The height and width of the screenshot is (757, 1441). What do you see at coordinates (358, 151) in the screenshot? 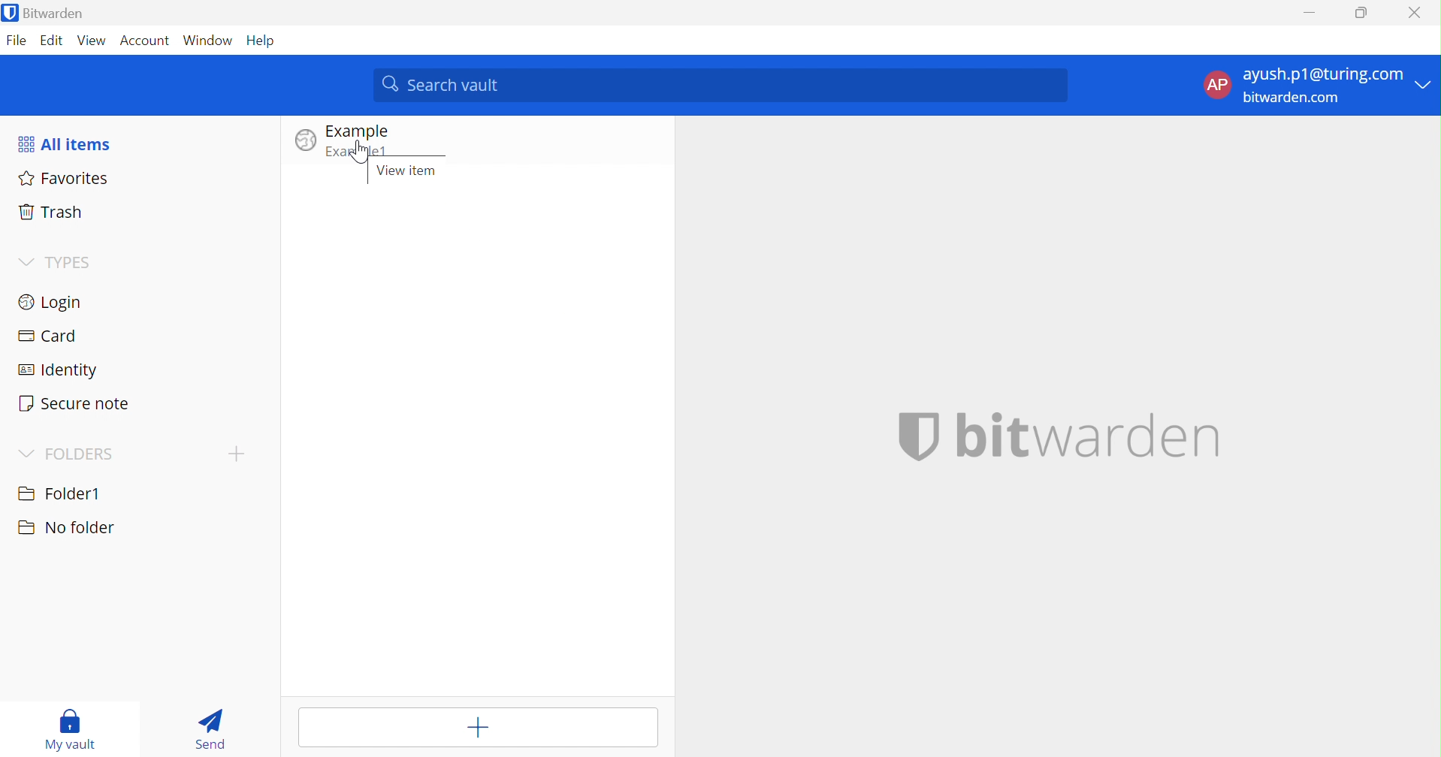
I see `Example1` at bounding box center [358, 151].